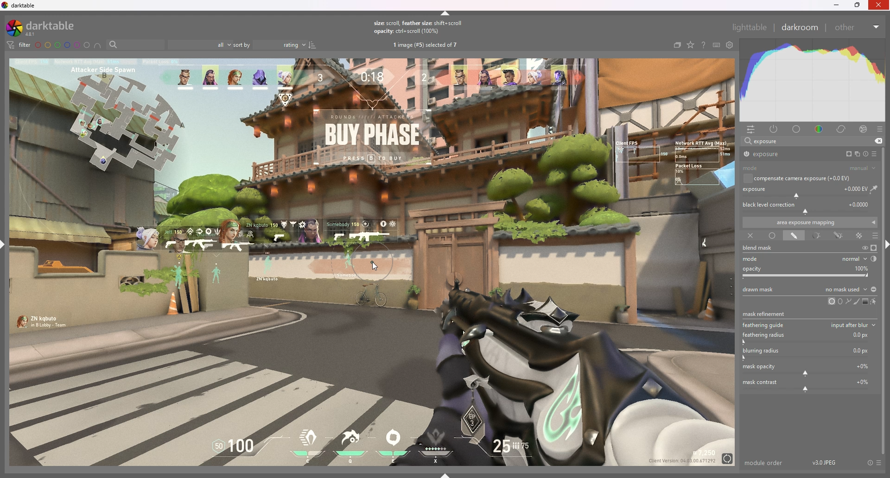 The width and height of the screenshot is (890, 478). I want to click on feathuring, so click(808, 337).